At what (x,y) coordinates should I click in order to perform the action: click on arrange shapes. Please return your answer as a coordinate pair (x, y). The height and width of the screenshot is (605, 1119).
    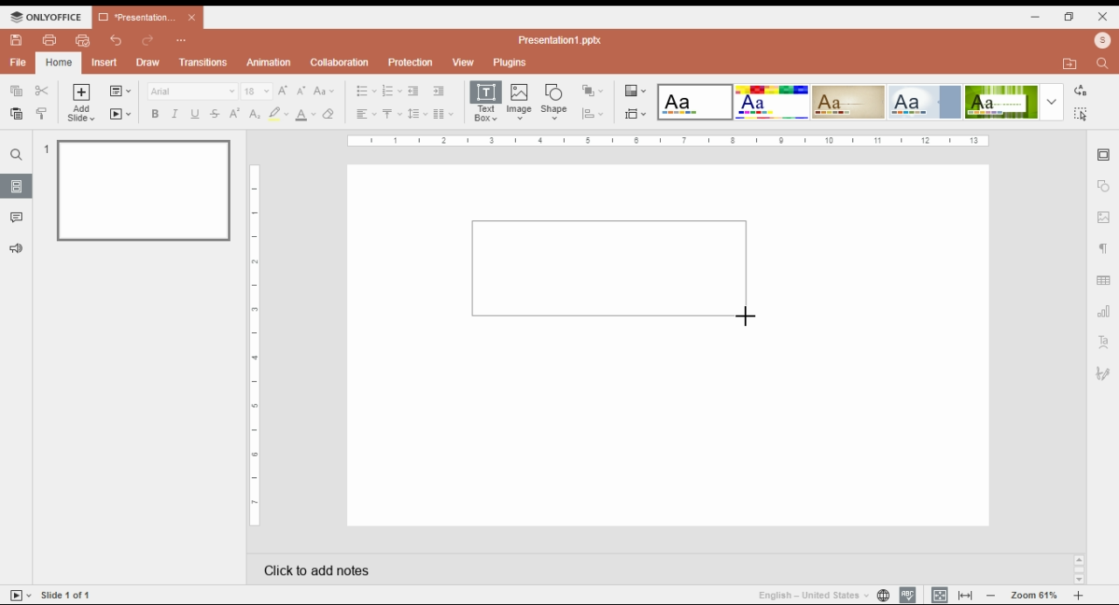
    Looking at the image, I should click on (594, 90).